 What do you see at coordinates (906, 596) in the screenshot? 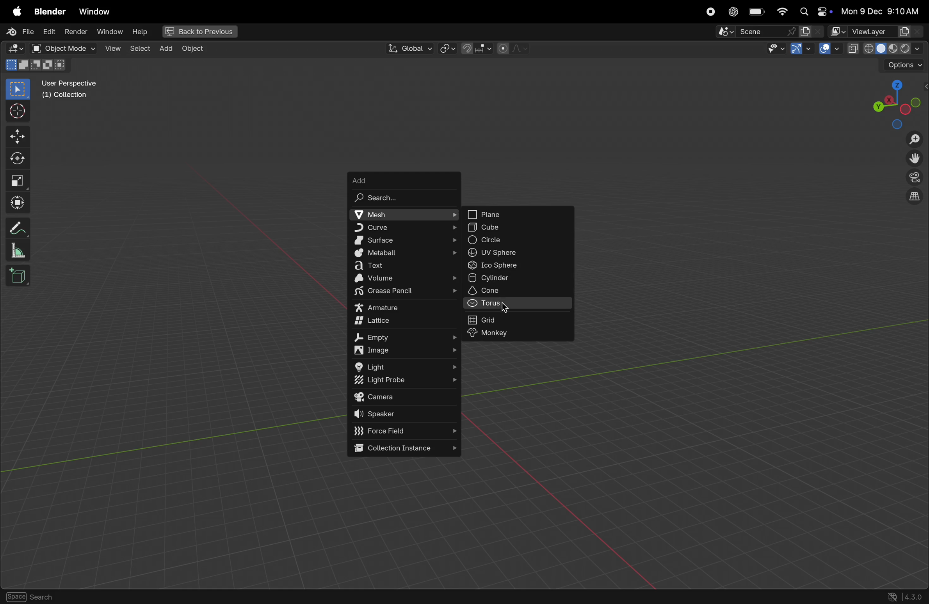
I see `versions` at bounding box center [906, 596].